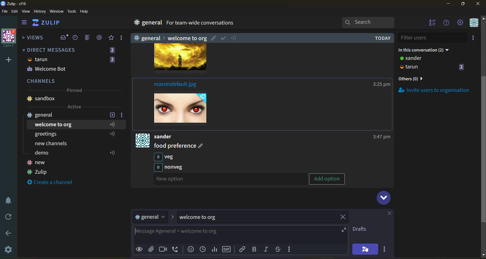 This screenshot has width=486, height=259. I want to click on , so click(330, 179).